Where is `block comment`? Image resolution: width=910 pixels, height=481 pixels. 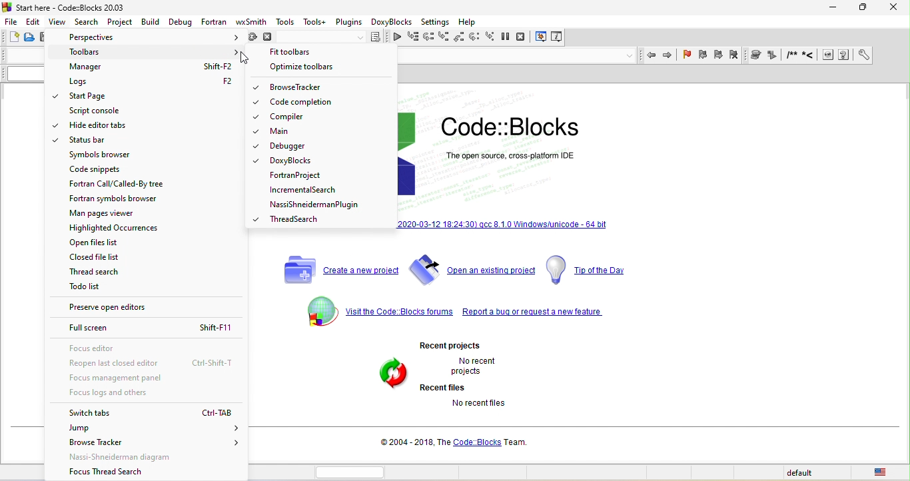 block comment is located at coordinates (792, 57).